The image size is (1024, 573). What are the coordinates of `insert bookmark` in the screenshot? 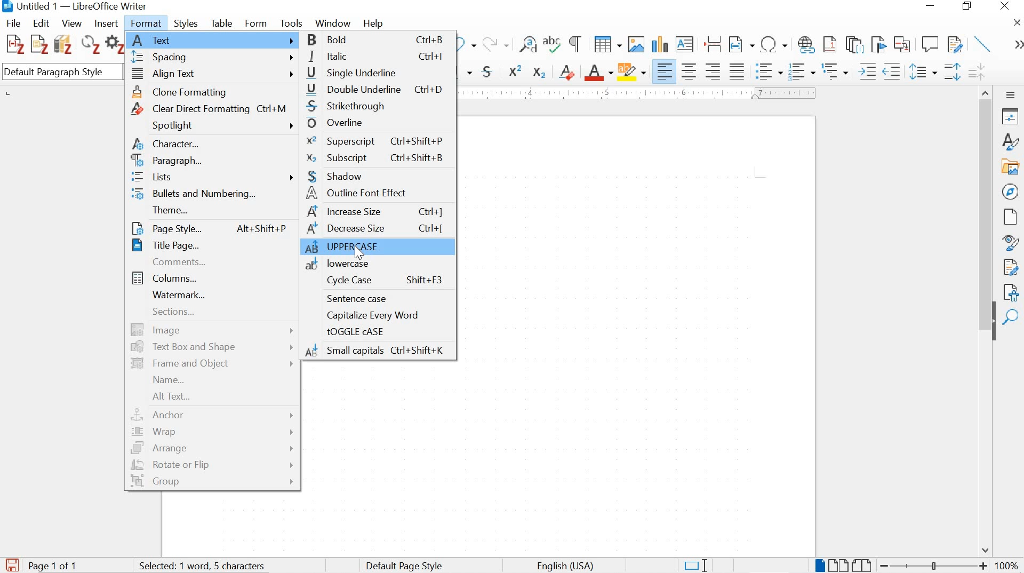 It's located at (877, 44).